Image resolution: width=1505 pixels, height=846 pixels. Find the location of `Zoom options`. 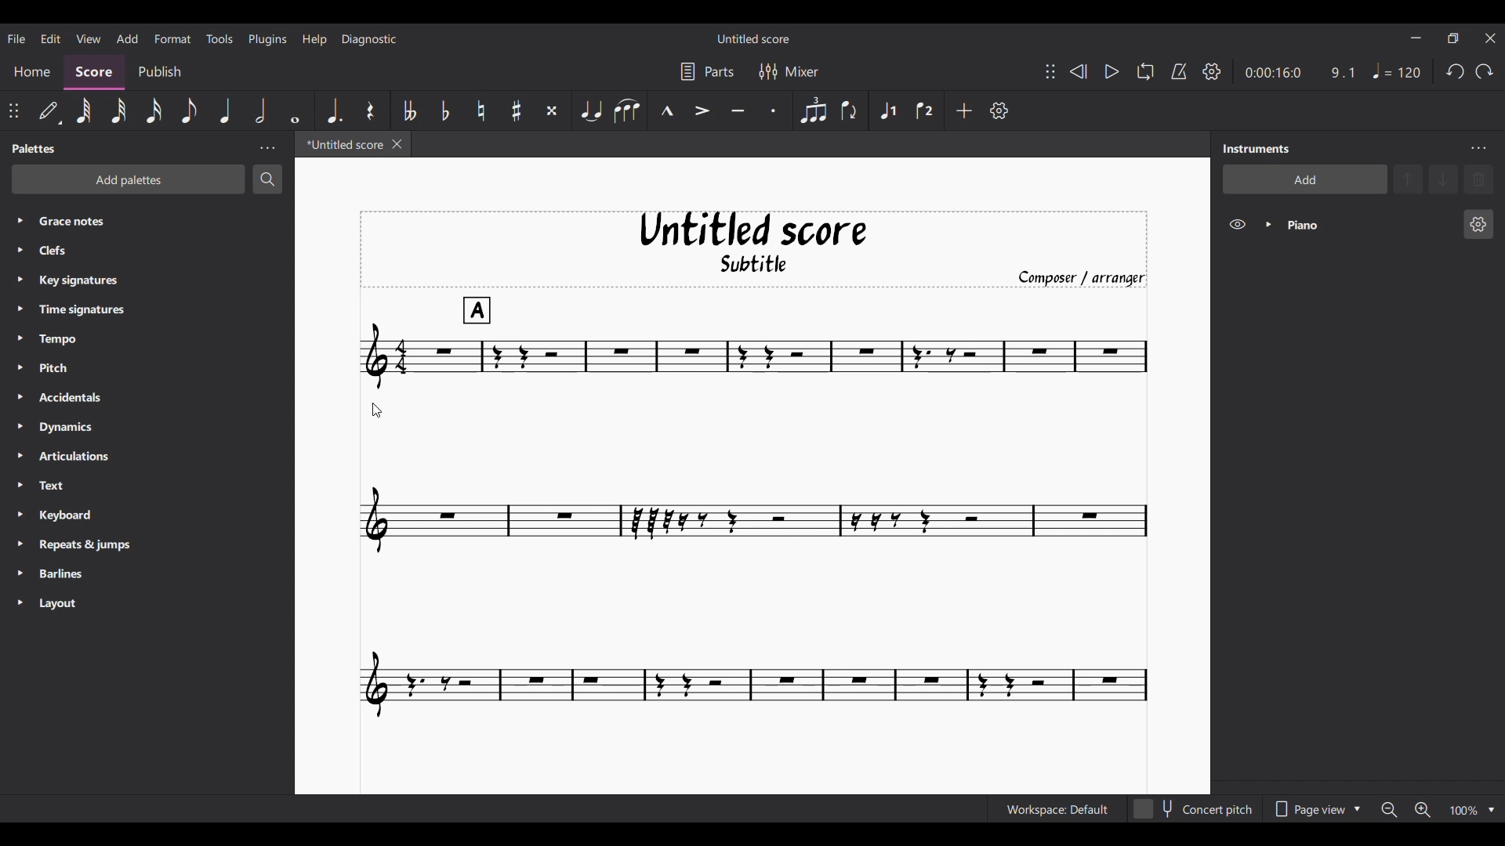

Zoom options is located at coordinates (1491, 810).